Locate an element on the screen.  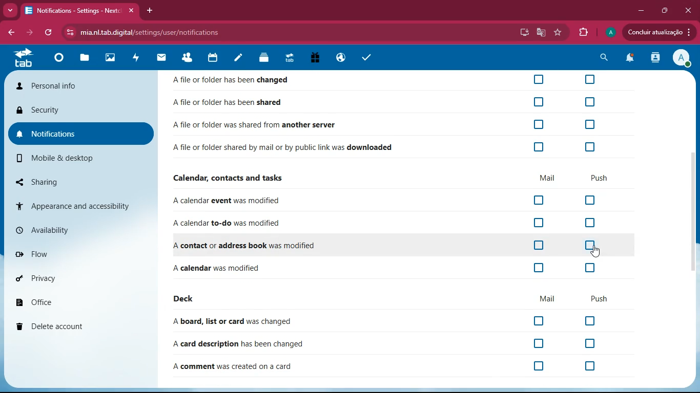
View site information is located at coordinates (70, 34).